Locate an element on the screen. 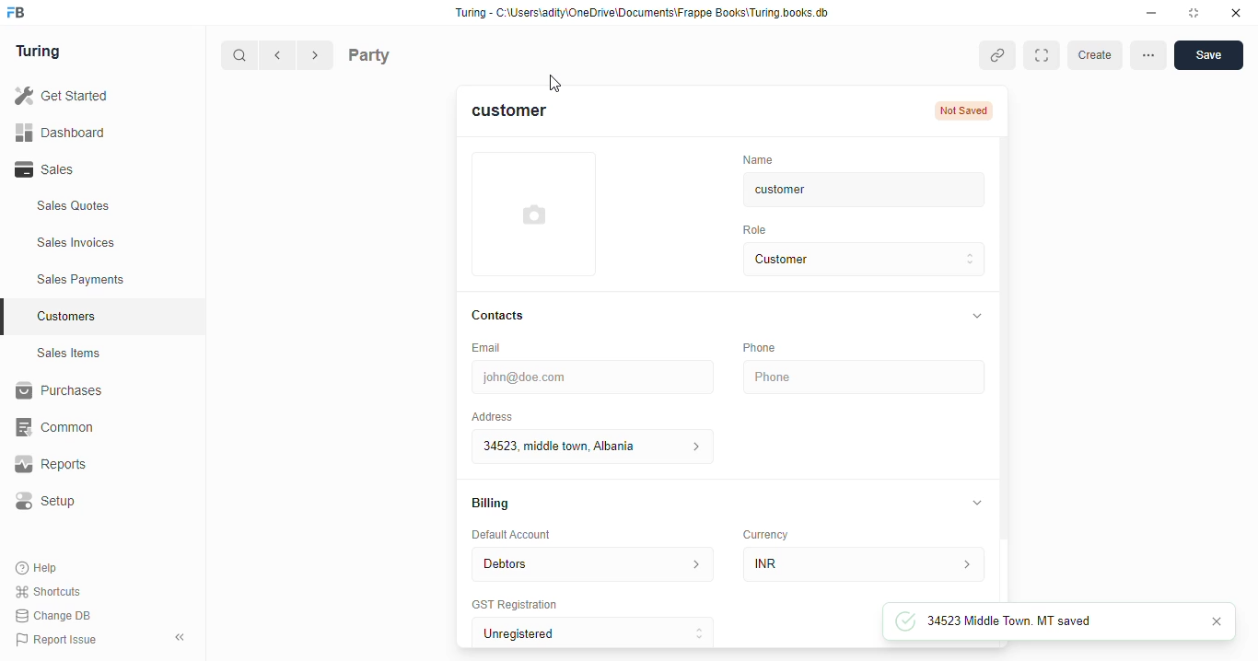  Address is located at coordinates (492, 414).